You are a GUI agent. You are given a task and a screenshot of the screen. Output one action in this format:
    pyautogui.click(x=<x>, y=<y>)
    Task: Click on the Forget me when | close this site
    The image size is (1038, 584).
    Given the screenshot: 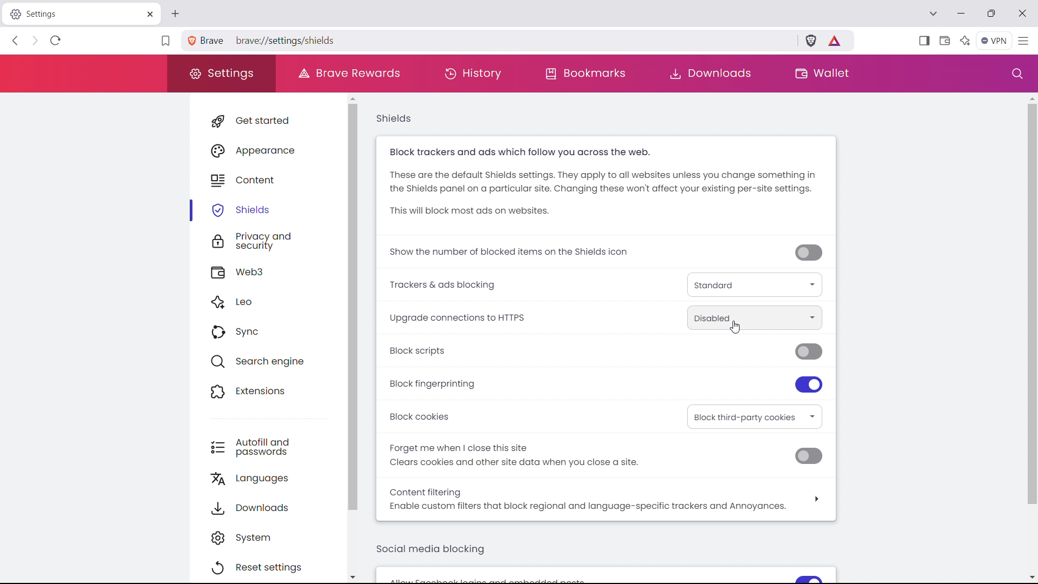 What is the action you would take?
    pyautogui.click(x=461, y=447)
    